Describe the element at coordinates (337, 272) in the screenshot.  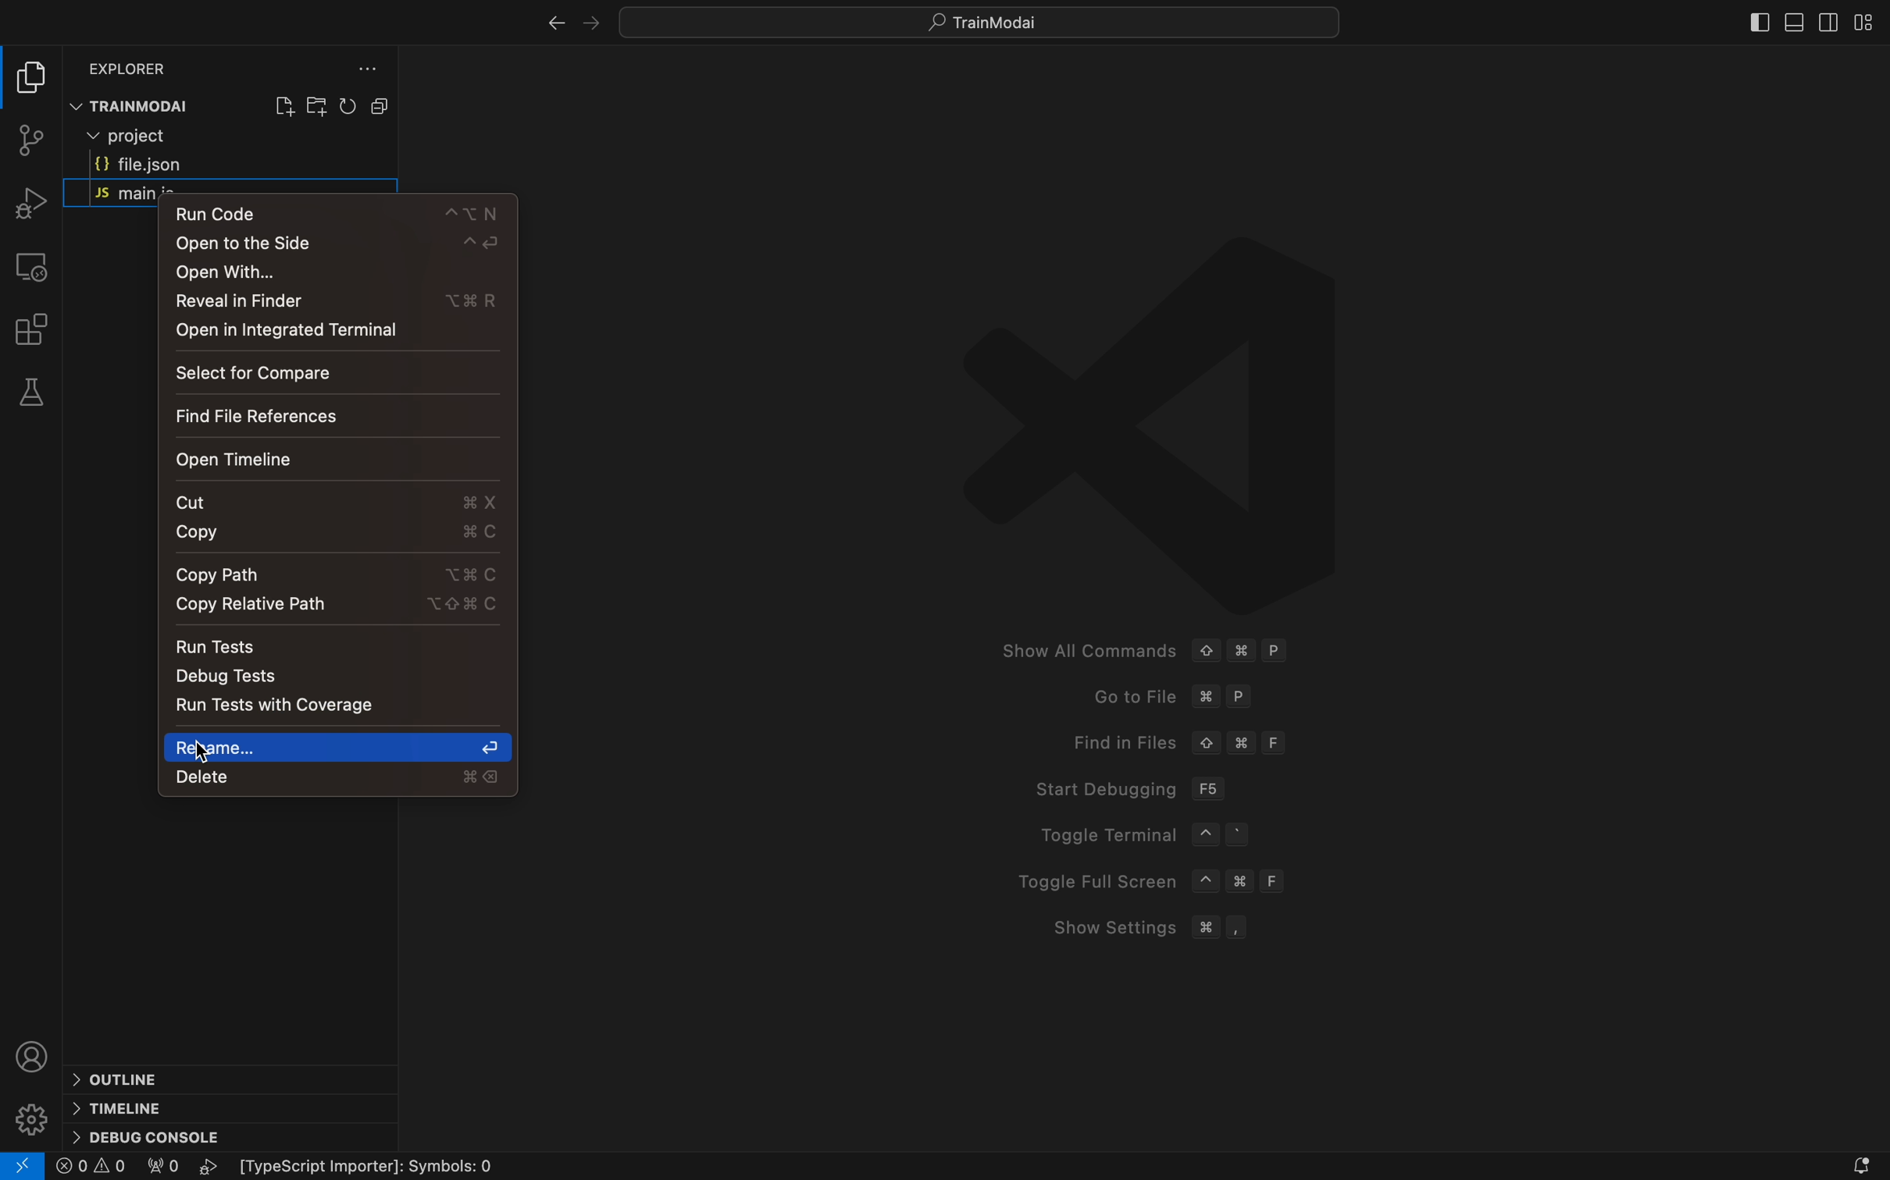
I see `open with` at that location.